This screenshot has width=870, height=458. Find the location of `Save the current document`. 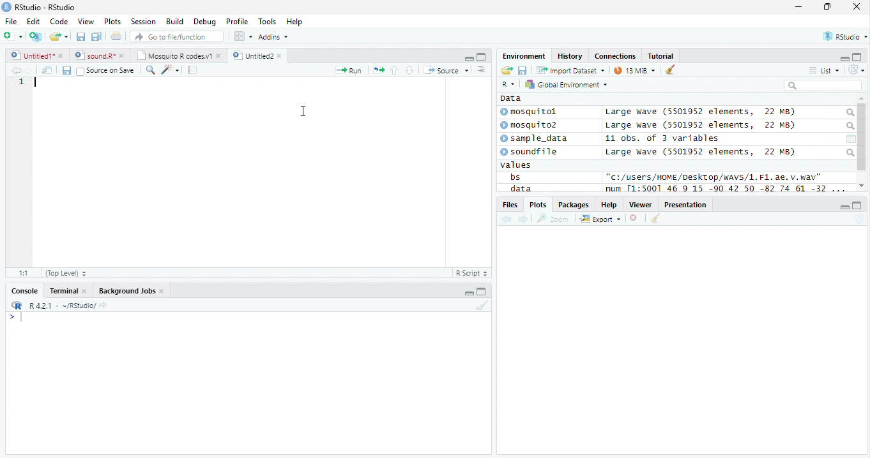

Save the current document is located at coordinates (80, 36).